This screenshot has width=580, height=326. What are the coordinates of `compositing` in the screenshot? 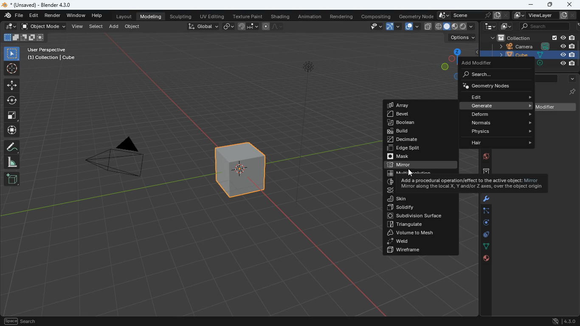 It's located at (377, 16).